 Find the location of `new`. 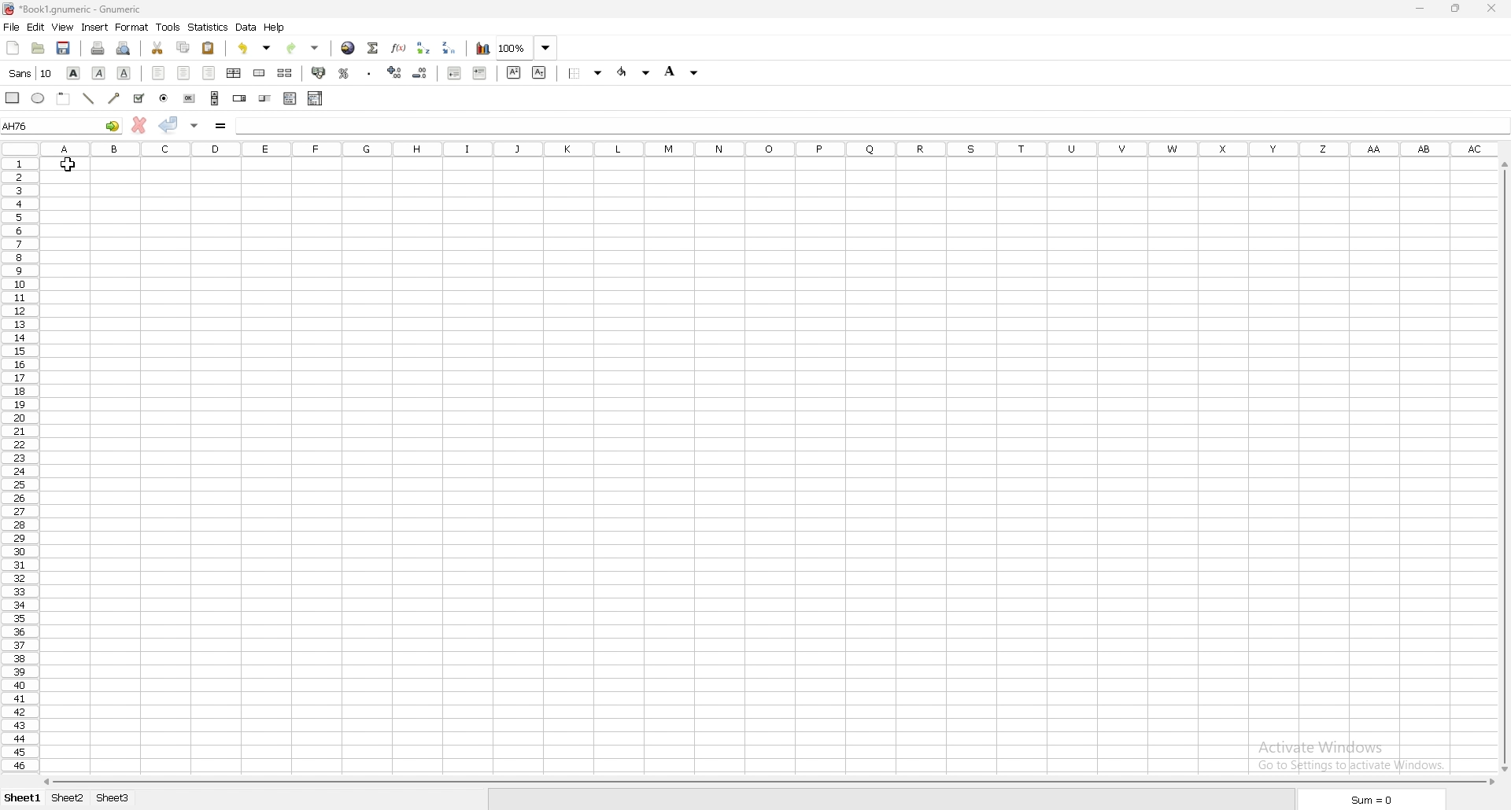

new is located at coordinates (13, 48).